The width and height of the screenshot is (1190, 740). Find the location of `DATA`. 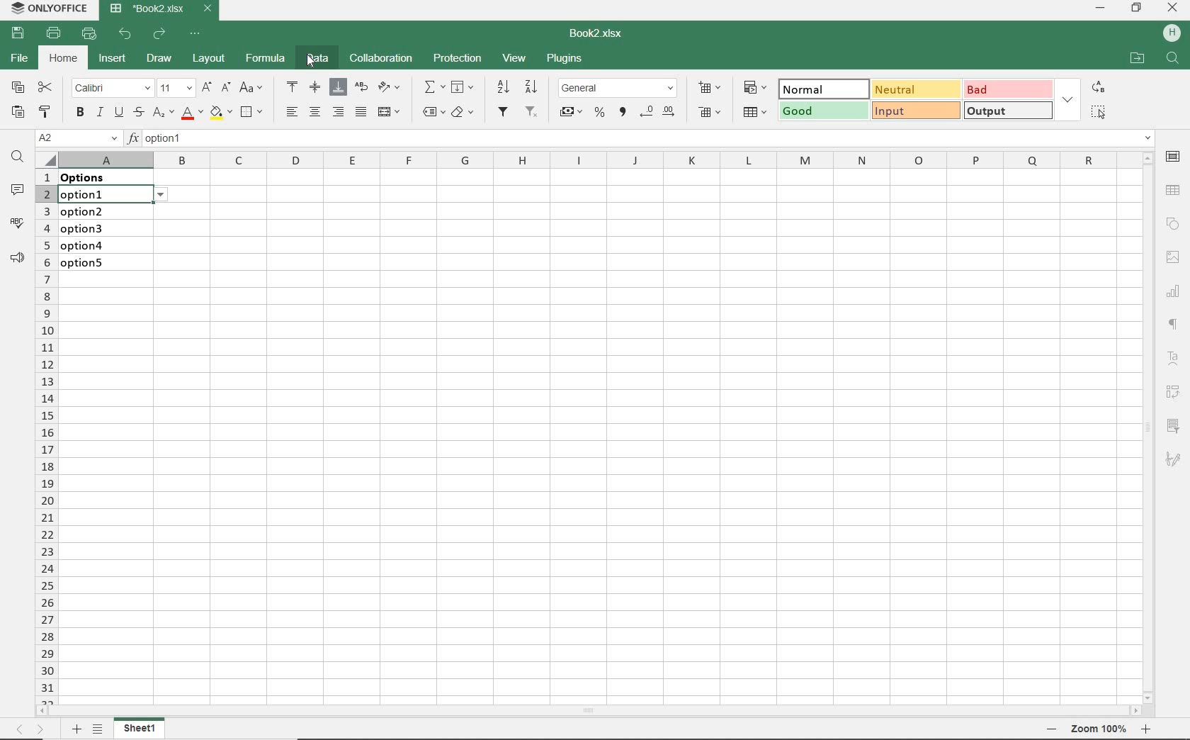

DATA is located at coordinates (319, 60).